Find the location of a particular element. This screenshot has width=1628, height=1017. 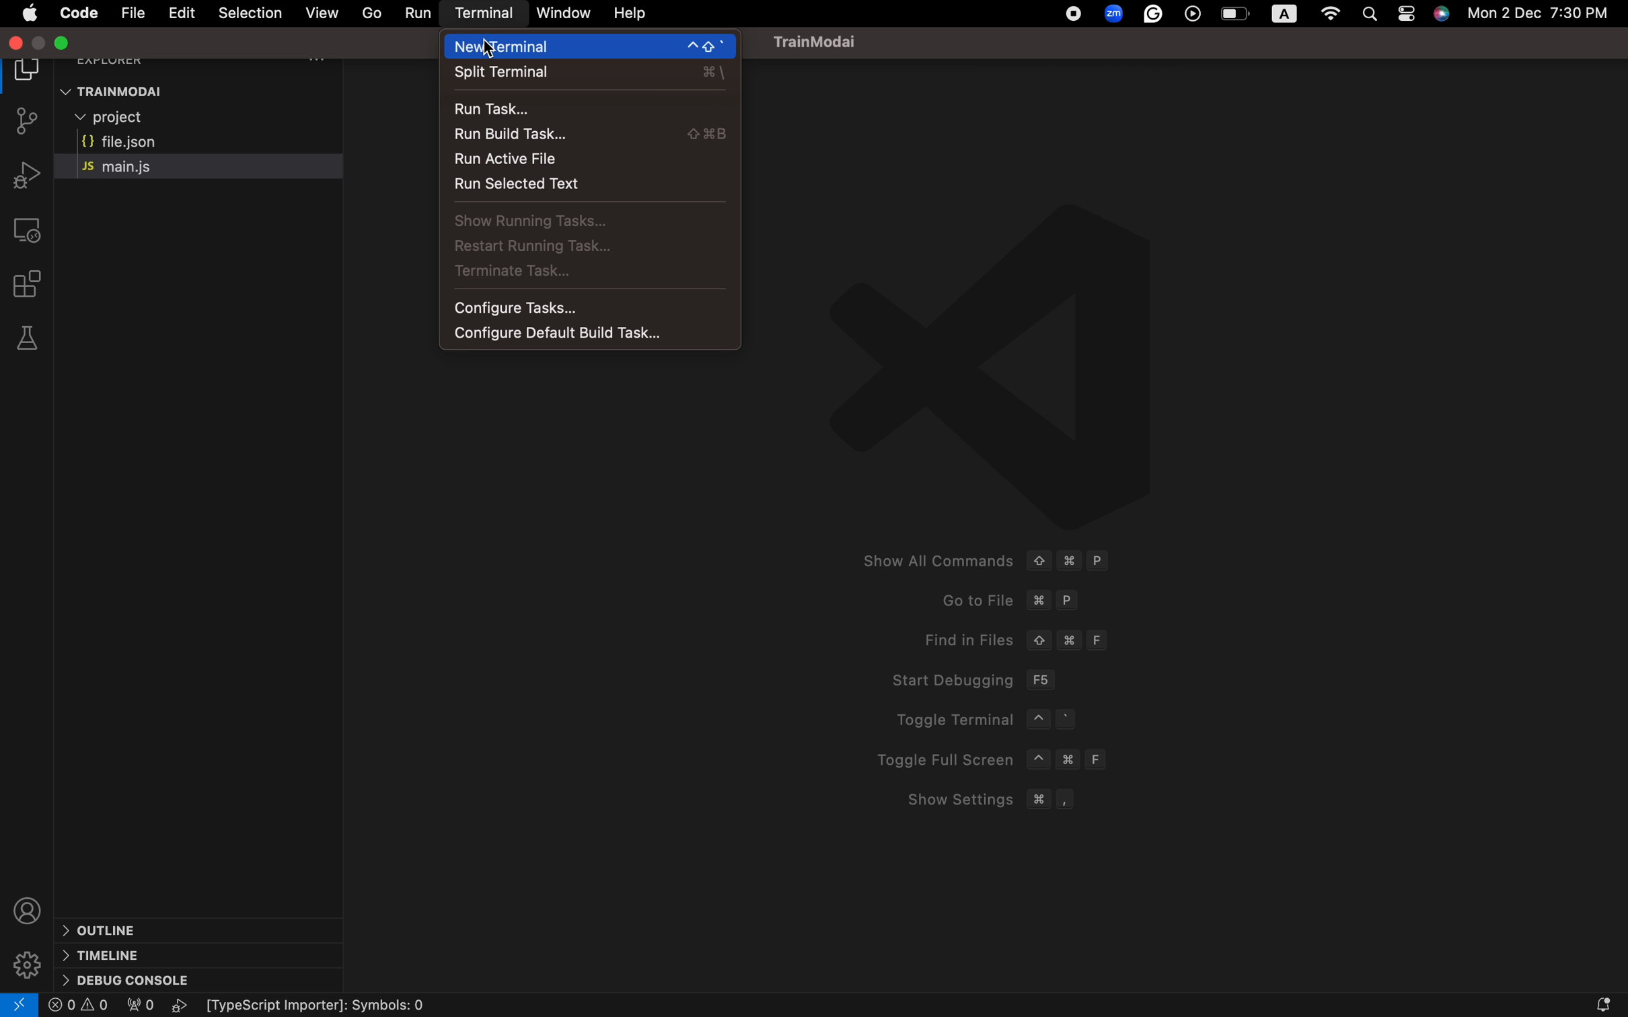

debugger is located at coordinates (24, 174).